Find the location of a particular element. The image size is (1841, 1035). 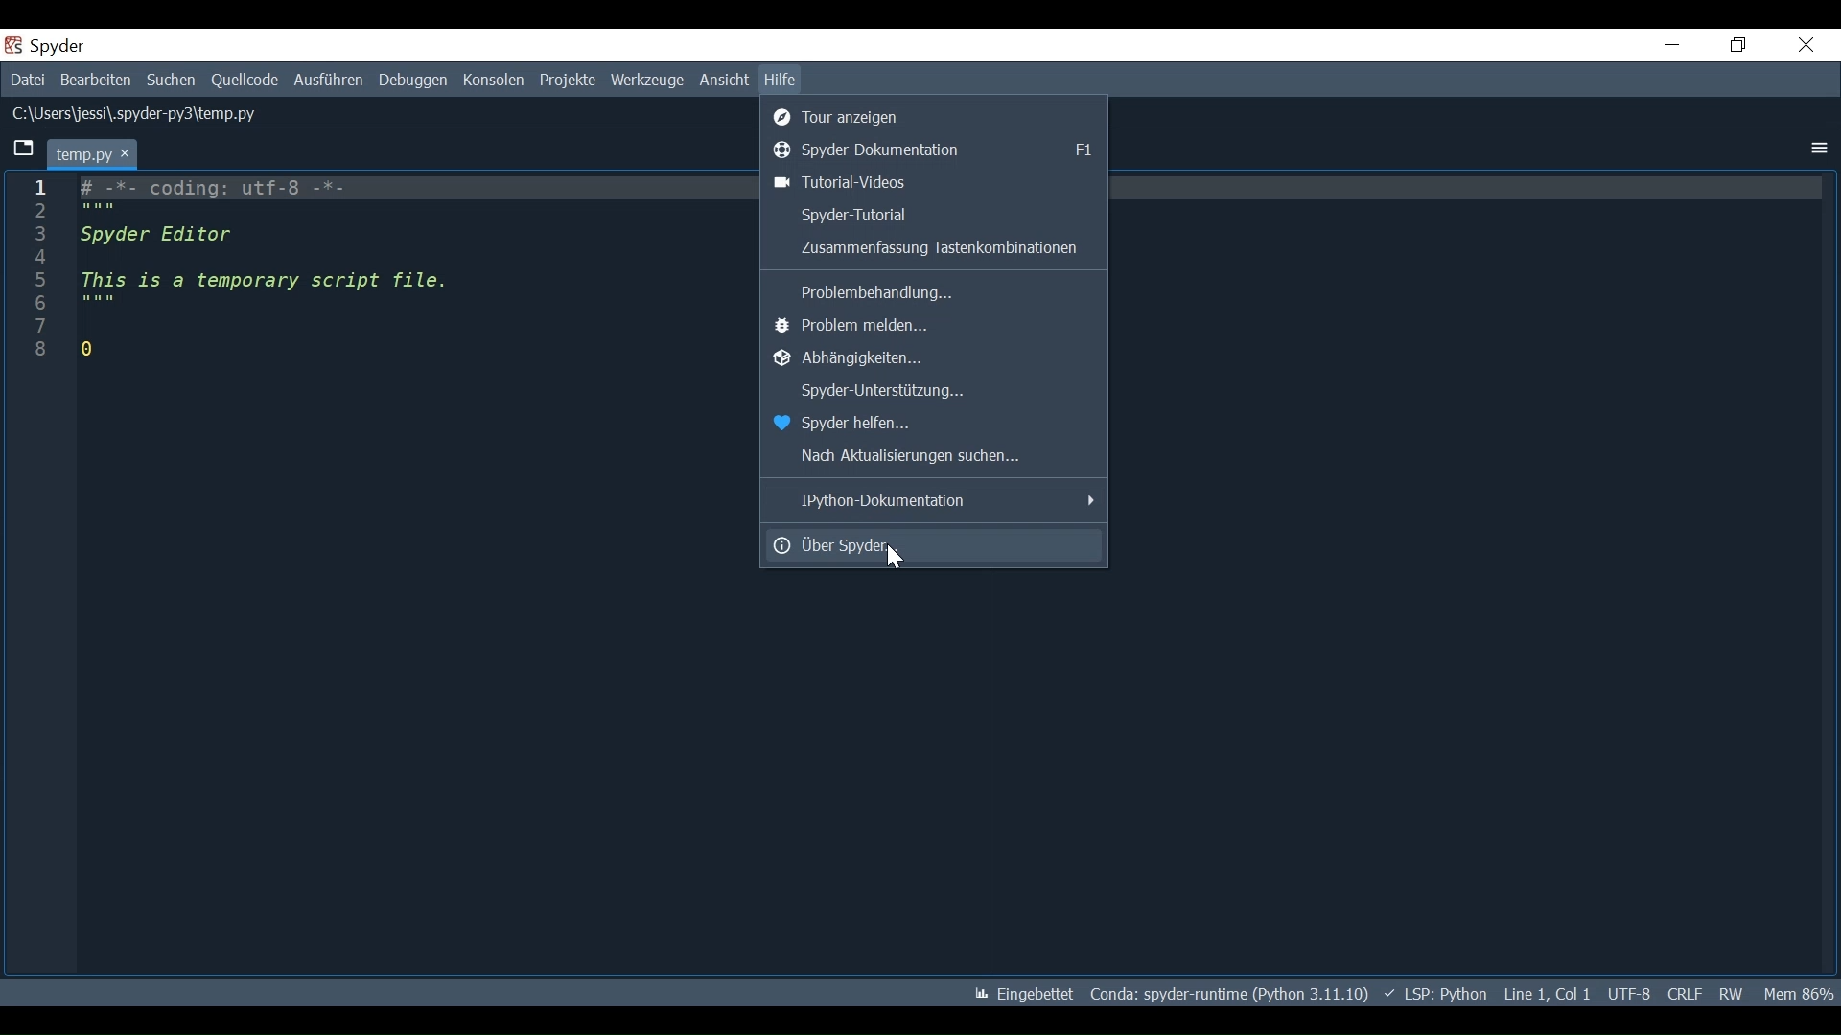

More options is located at coordinates (1817, 148).